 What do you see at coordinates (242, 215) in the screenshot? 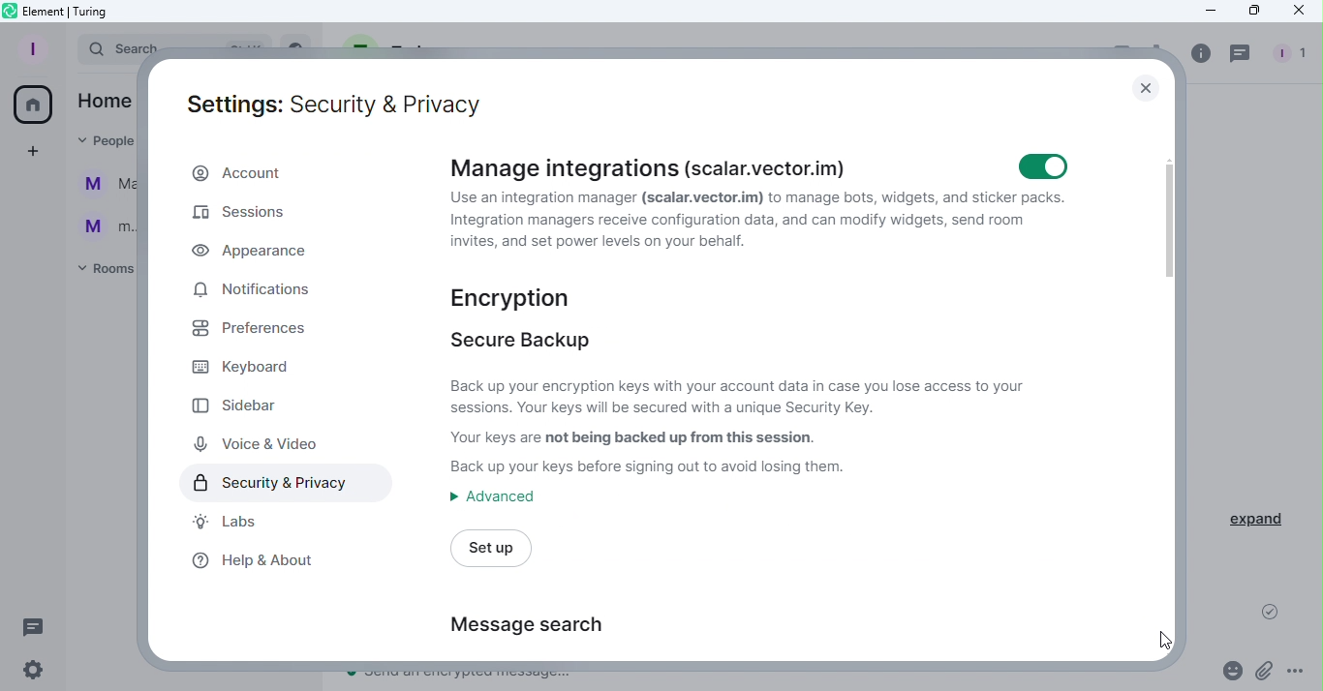
I see `Sessions` at bounding box center [242, 215].